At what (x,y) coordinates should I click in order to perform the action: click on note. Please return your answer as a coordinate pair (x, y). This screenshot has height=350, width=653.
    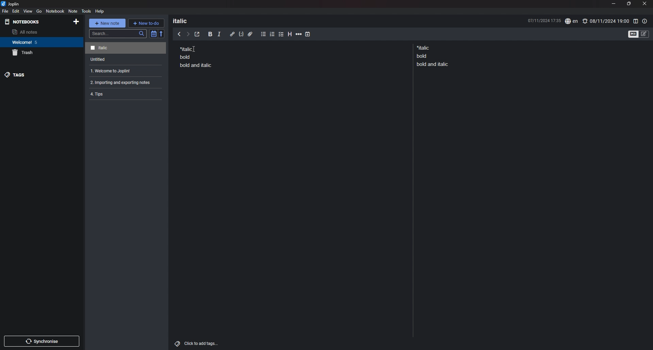
    Looking at the image, I should click on (123, 82).